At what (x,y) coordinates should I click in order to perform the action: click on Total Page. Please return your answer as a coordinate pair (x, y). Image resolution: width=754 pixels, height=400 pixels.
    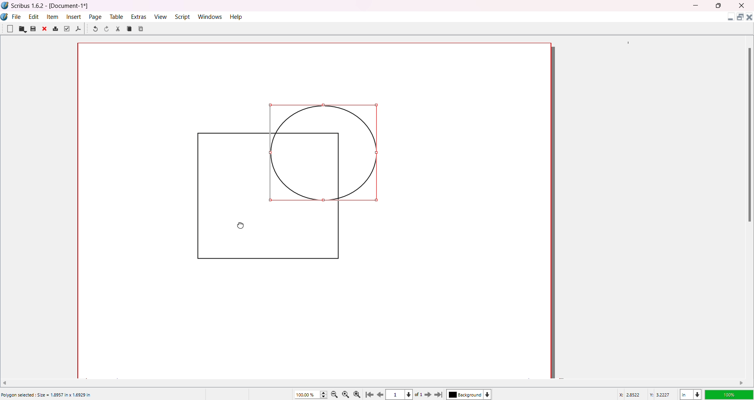
    Looking at the image, I should click on (421, 395).